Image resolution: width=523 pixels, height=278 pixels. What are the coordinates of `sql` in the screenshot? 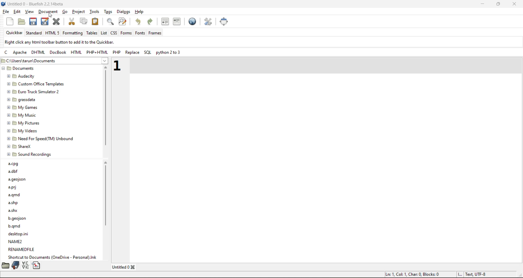 It's located at (148, 52).